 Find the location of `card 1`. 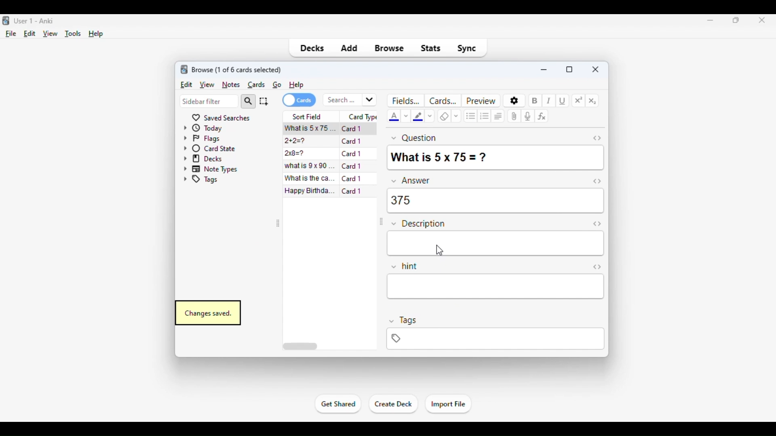

card 1 is located at coordinates (352, 191).